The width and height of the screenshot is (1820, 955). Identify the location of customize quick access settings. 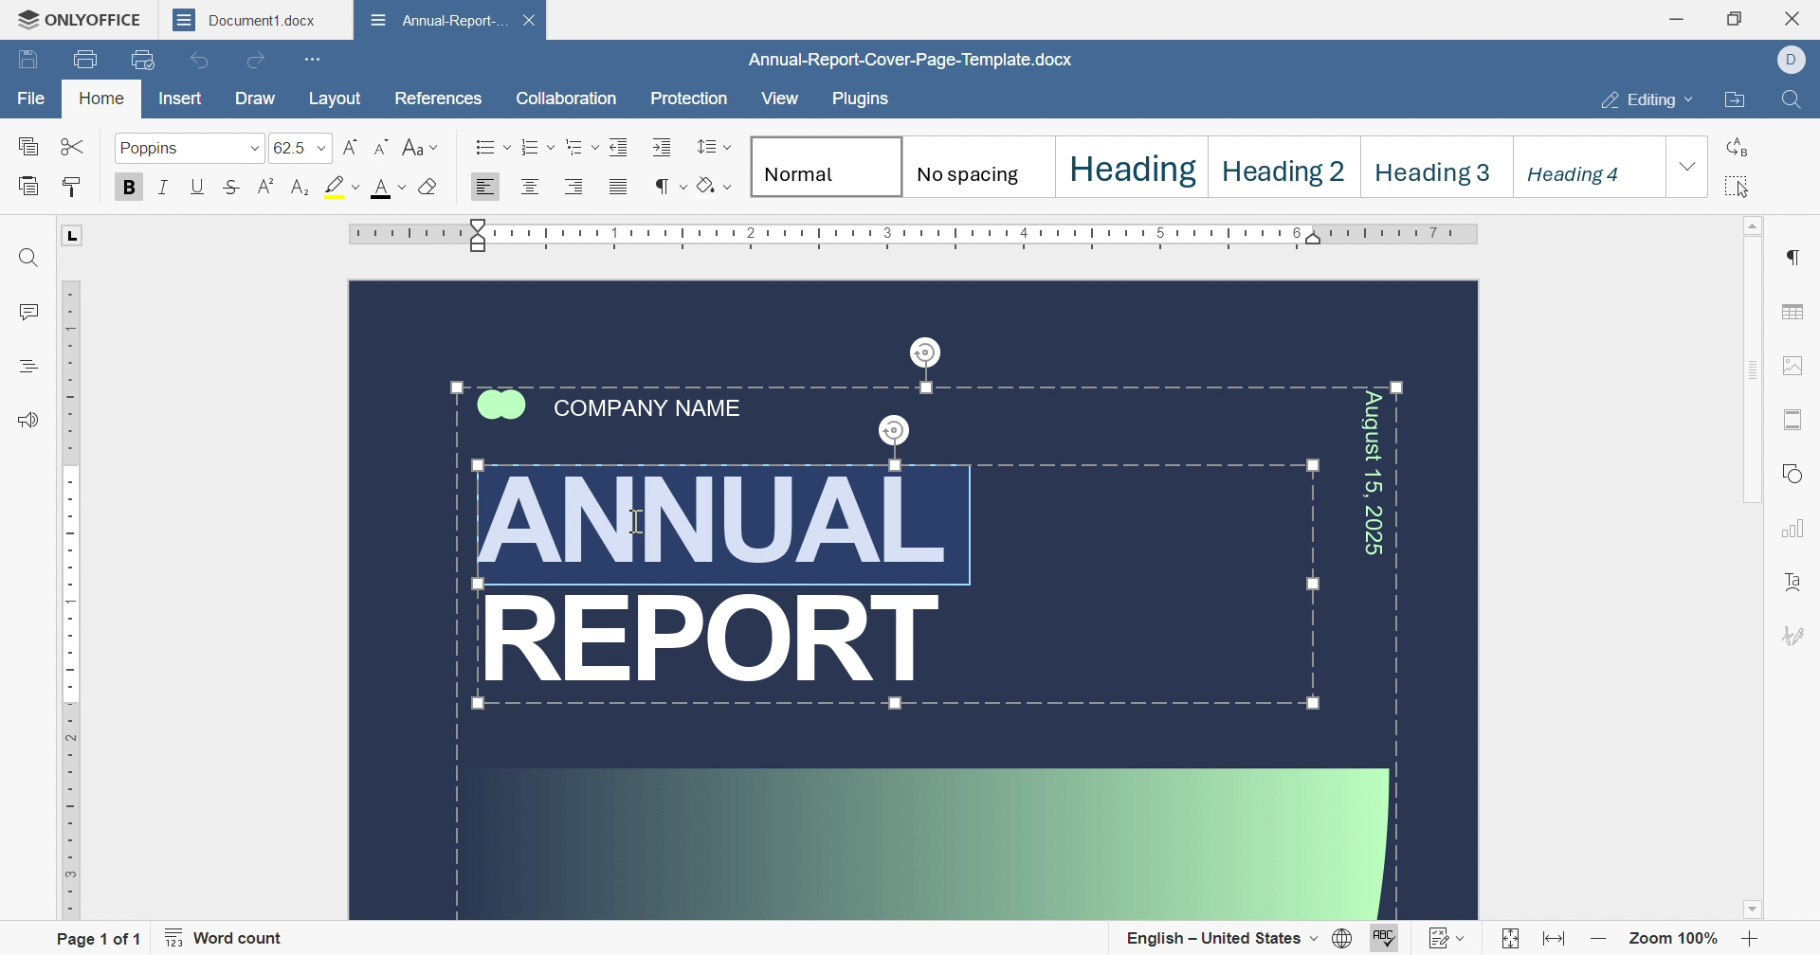
(316, 59).